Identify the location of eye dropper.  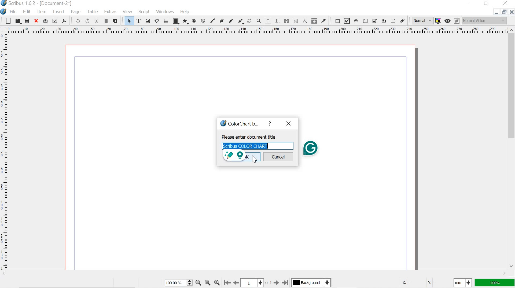
(324, 21).